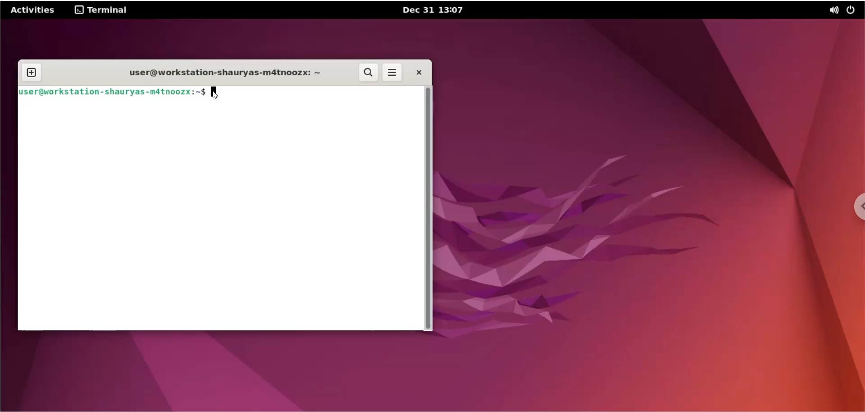  I want to click on Dec 31 13:07, so click(437, 10).